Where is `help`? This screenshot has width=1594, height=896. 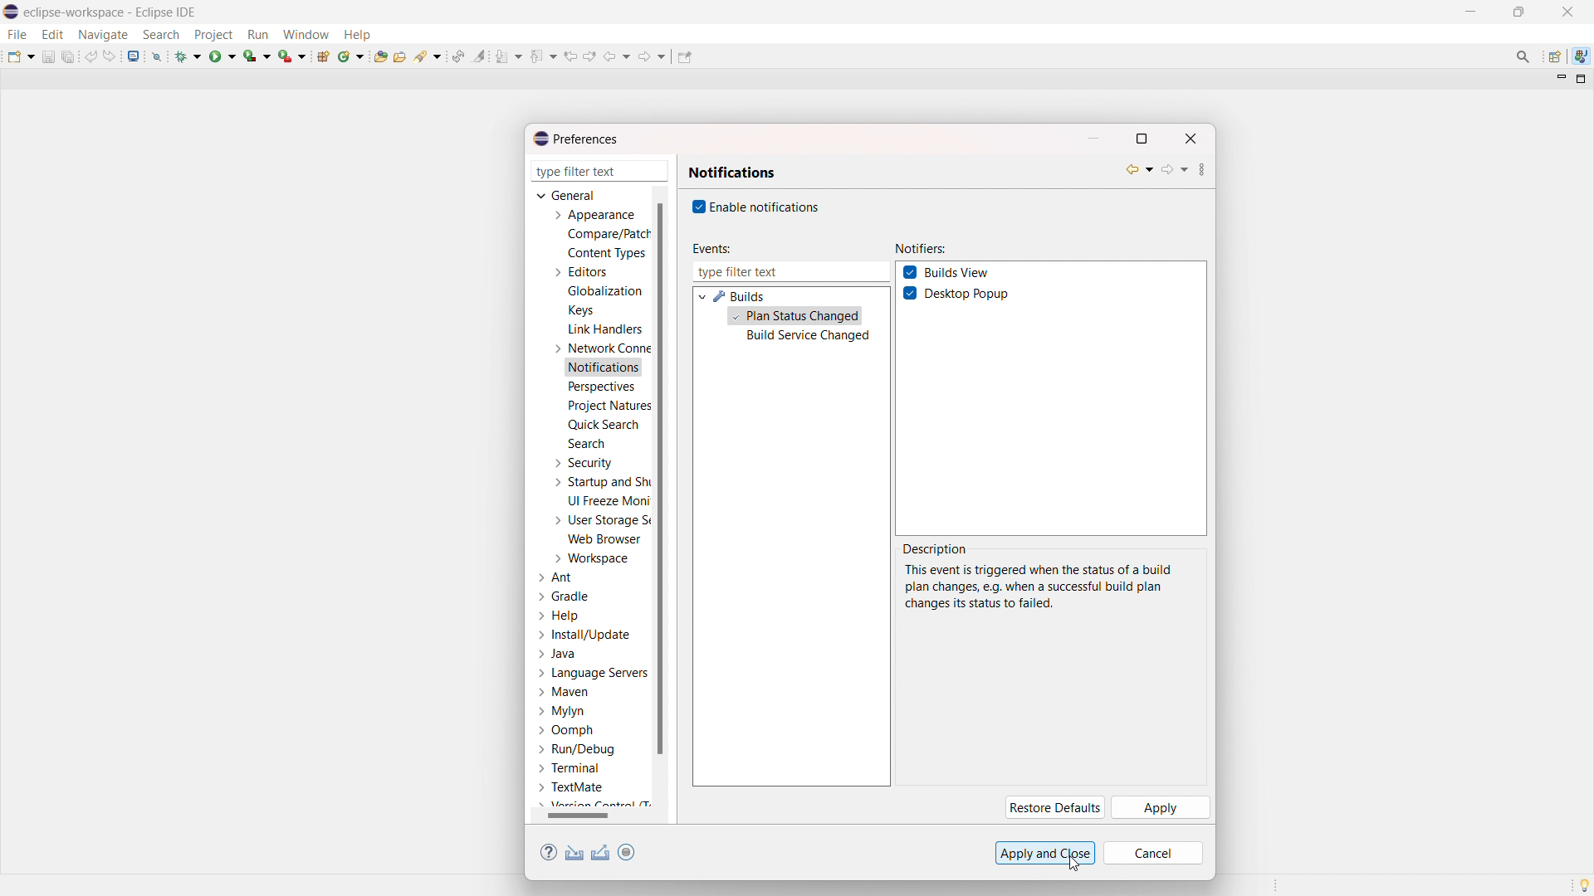 help is located at coordinates (549, 853).